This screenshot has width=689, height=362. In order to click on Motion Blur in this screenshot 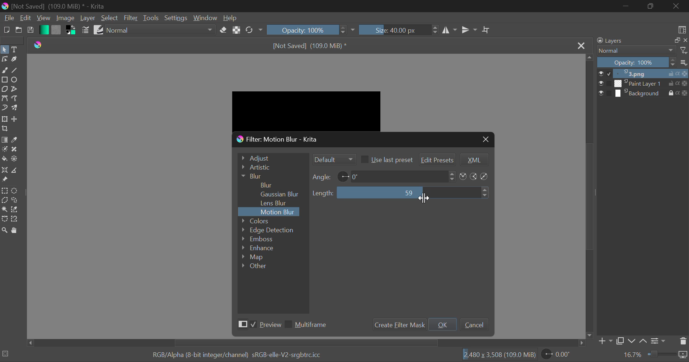, I will do `click(278, 212)`.